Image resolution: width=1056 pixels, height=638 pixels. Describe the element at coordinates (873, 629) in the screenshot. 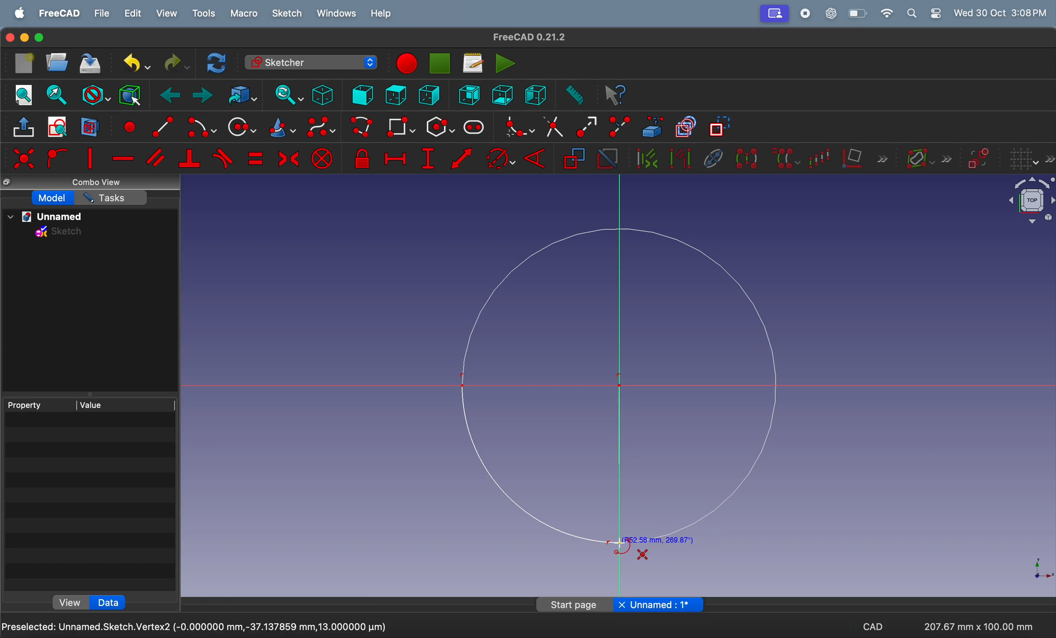

I see `cad` at that location.